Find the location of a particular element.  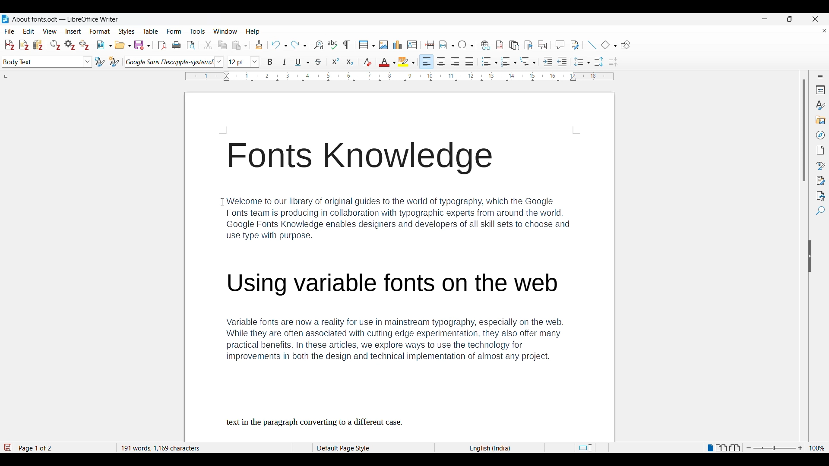

Format menu is located at coordinates (100, 31).